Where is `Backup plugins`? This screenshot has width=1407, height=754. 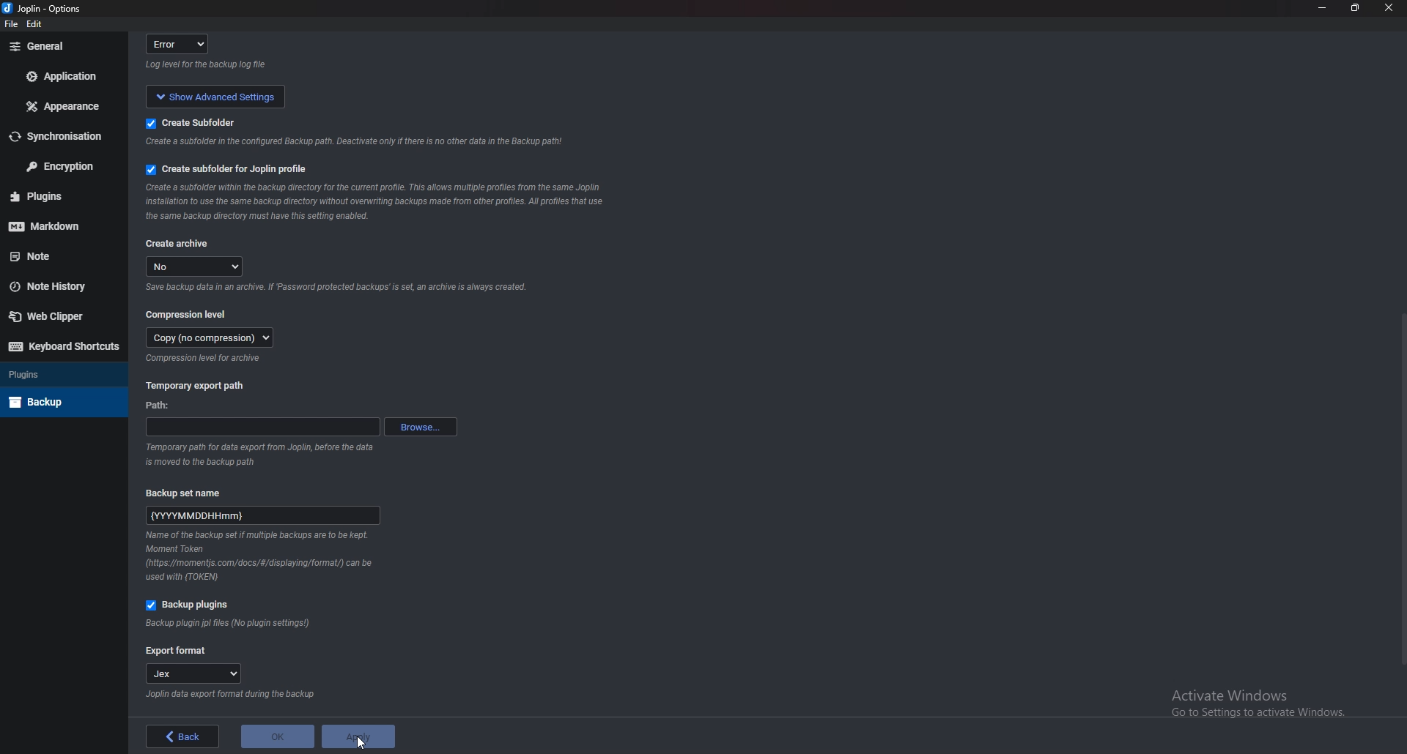 Backup plugins is located at coordinates (193, 605).